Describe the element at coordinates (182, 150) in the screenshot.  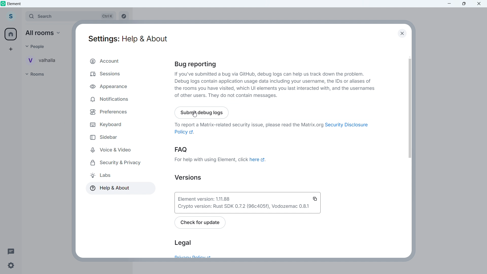
I see `FAQ ` at that location.